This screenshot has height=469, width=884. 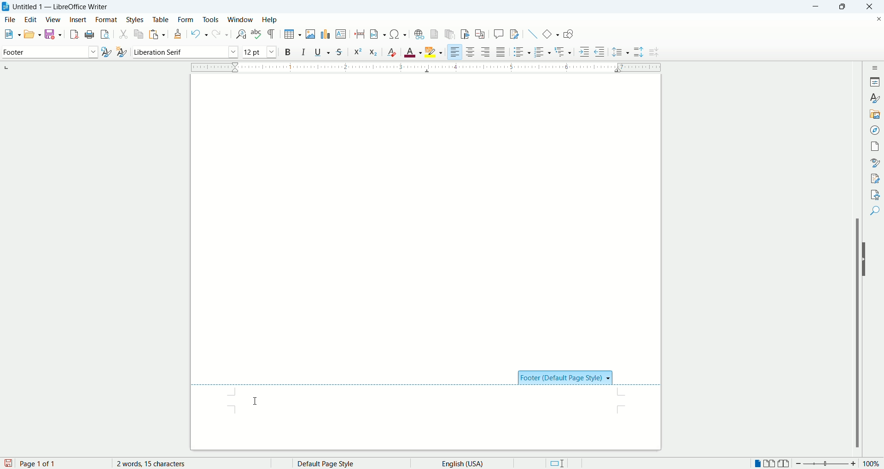 What do you see at coordinates (426, 66) in the screenshot?
I see `ruler` at bounding box center [426, 66].